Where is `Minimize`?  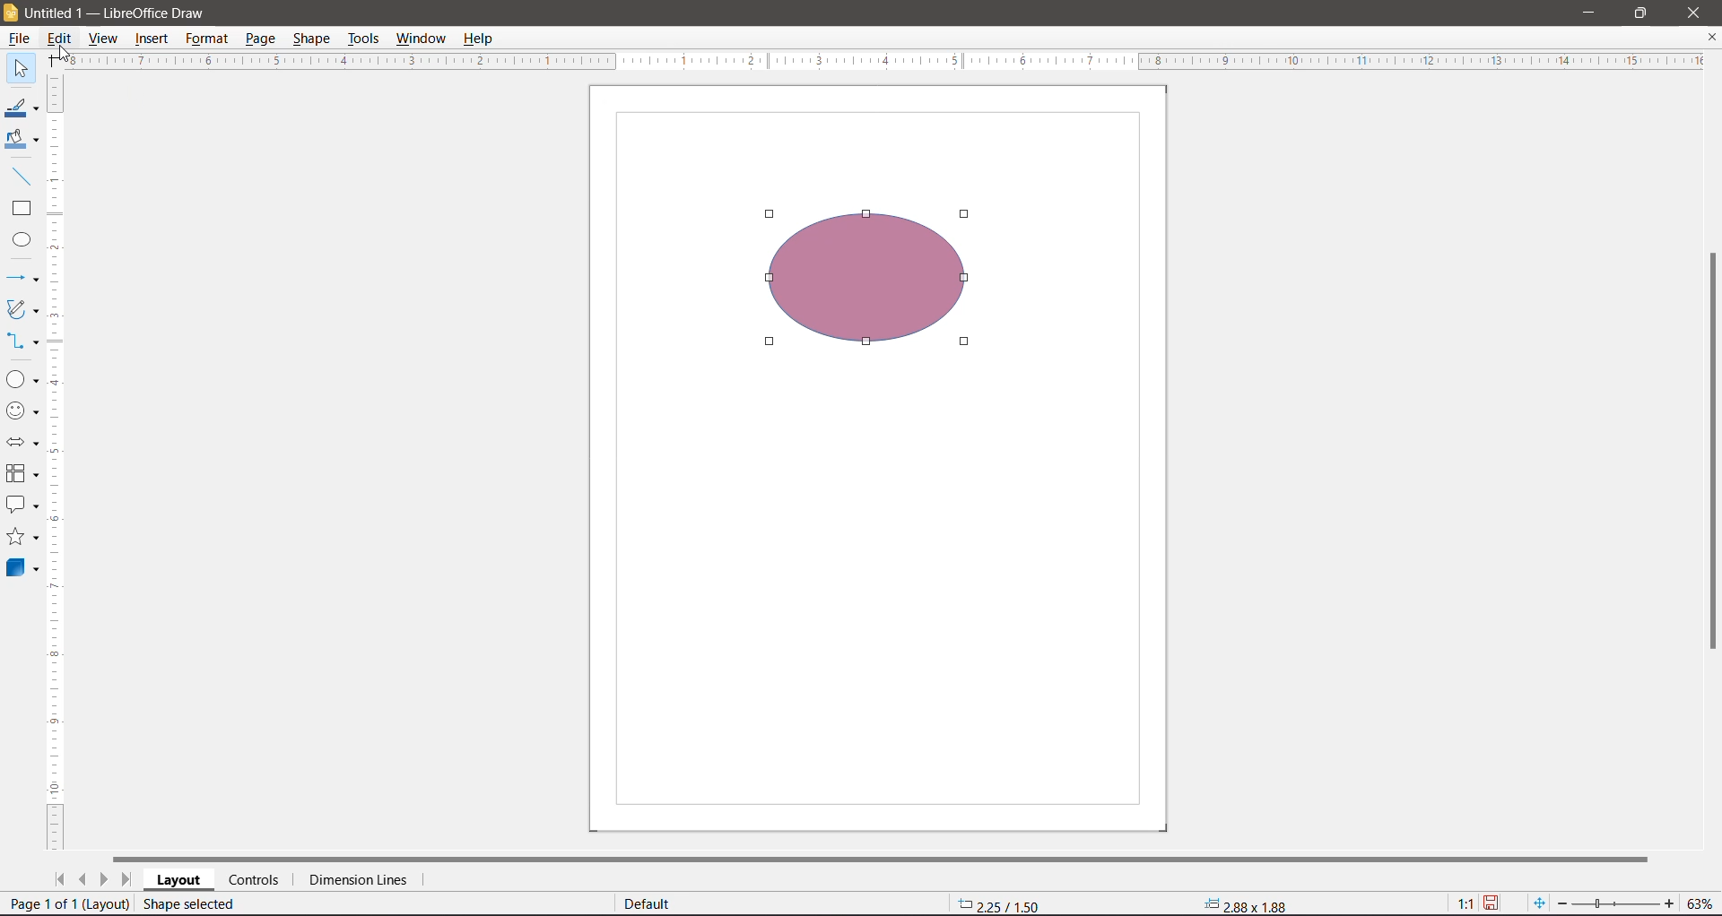
Minimize is located at coordinates (1590, 13).